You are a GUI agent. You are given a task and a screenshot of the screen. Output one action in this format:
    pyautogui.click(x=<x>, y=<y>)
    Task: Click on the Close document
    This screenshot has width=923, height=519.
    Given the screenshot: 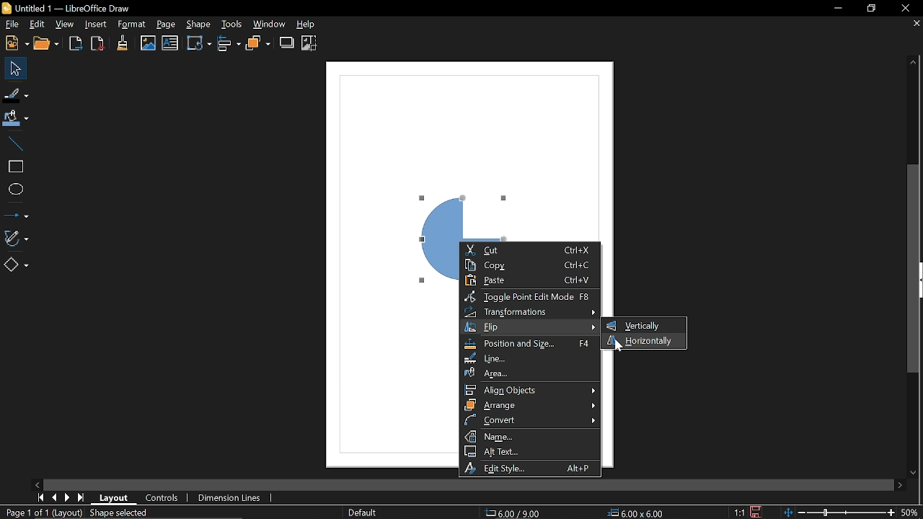 What is the action you would take?
    pyautogui.click(x=914, y=26)
    